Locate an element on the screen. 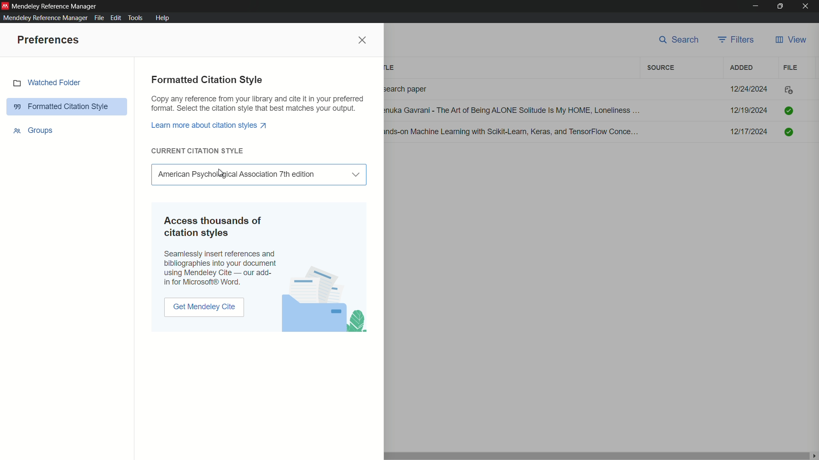  groups is located at coordinates (32, 131).